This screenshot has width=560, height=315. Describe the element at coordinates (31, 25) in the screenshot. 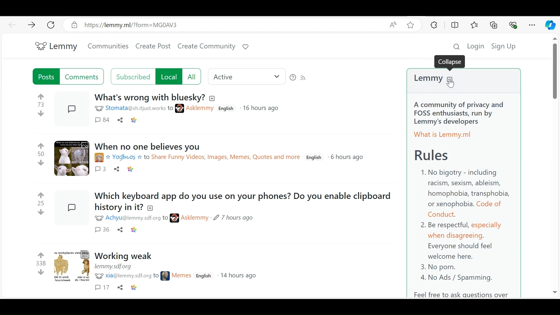

I see `Go forward` at that location.